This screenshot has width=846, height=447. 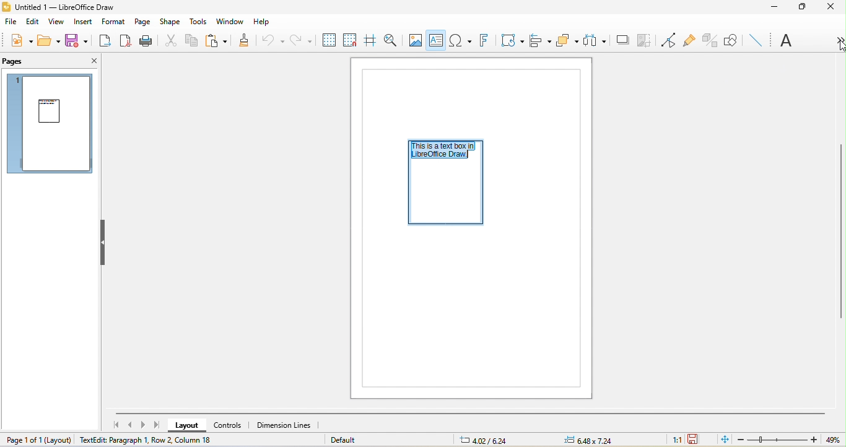 I want to click on image, so click(x=416, y=39).